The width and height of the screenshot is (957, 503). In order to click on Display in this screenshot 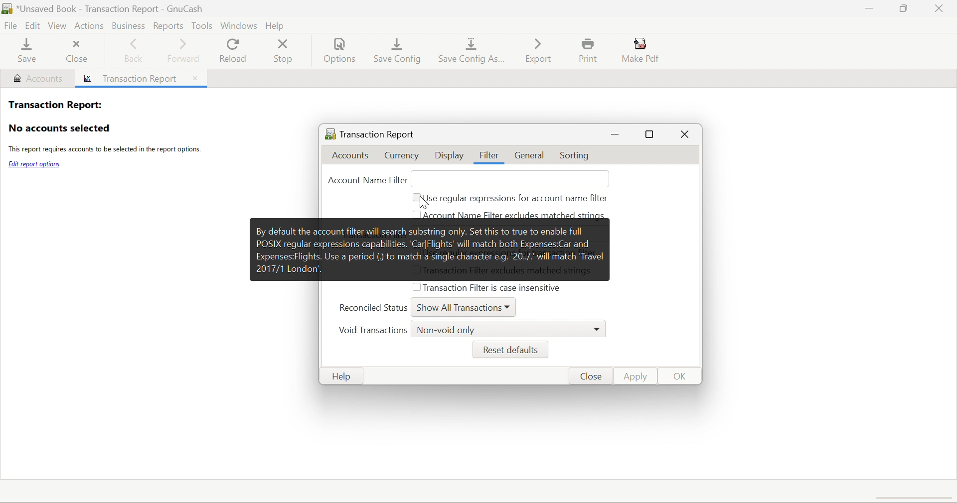, I will do `click(449, 156)`.